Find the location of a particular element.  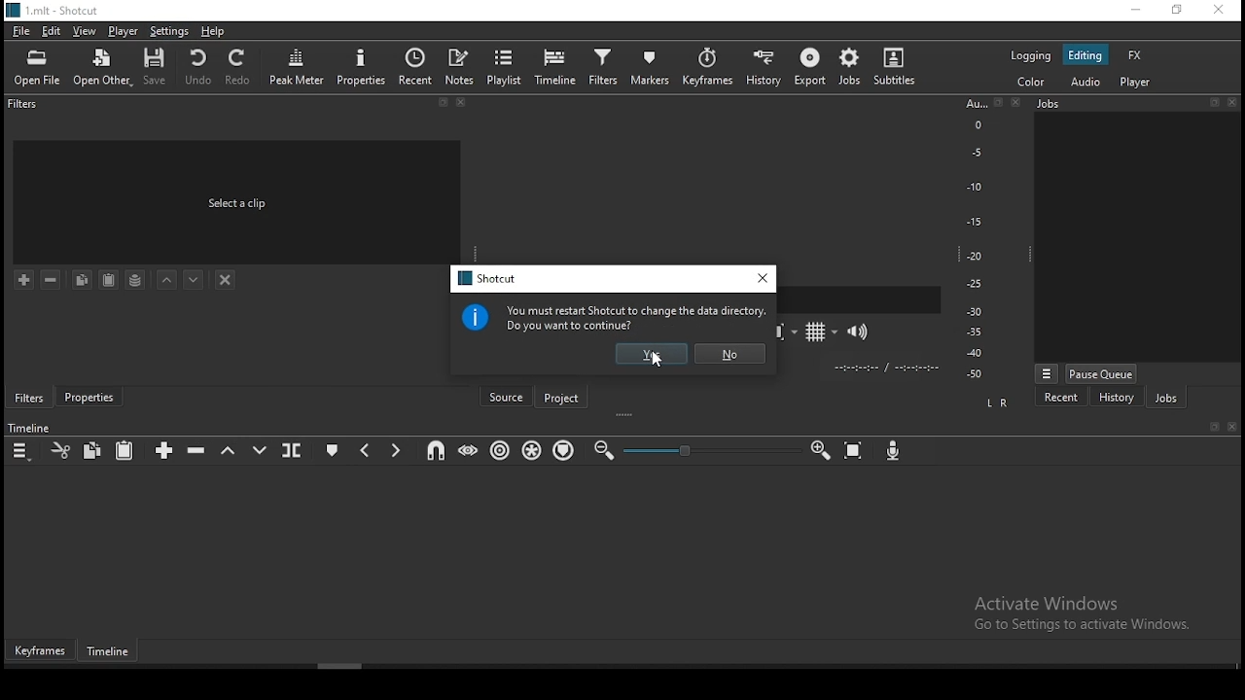

timeline is located at coordinates (555, 65).